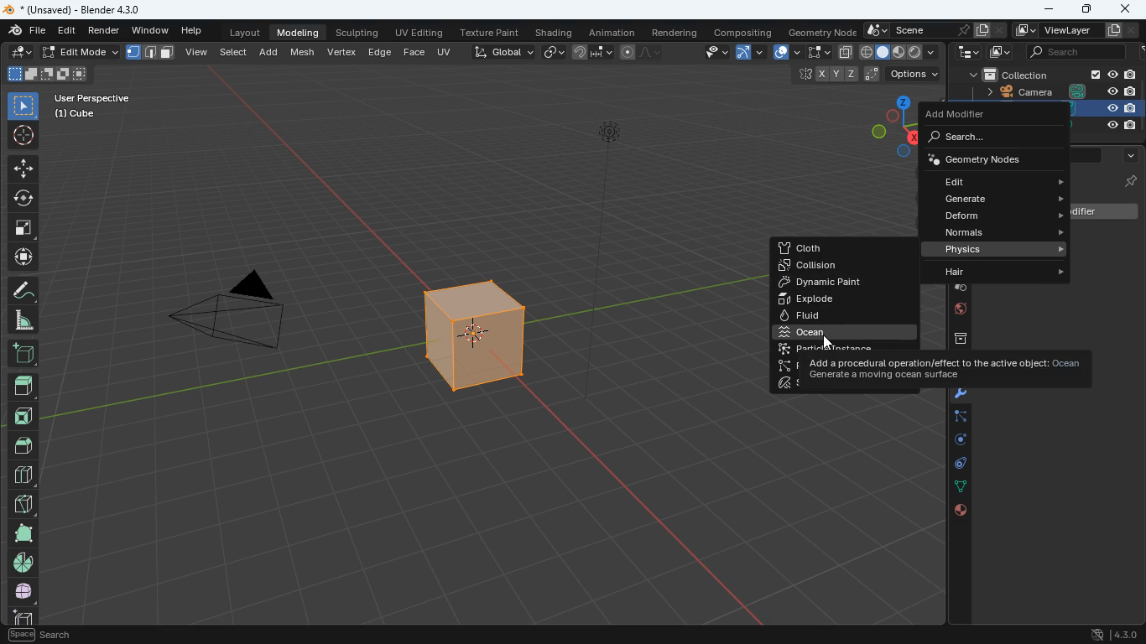 The height and width of the screenshot is (644, 1146). What do you see at coordinates (343, 53) in the screenshot?
I see `vertex` at bounding box center [343, 53].